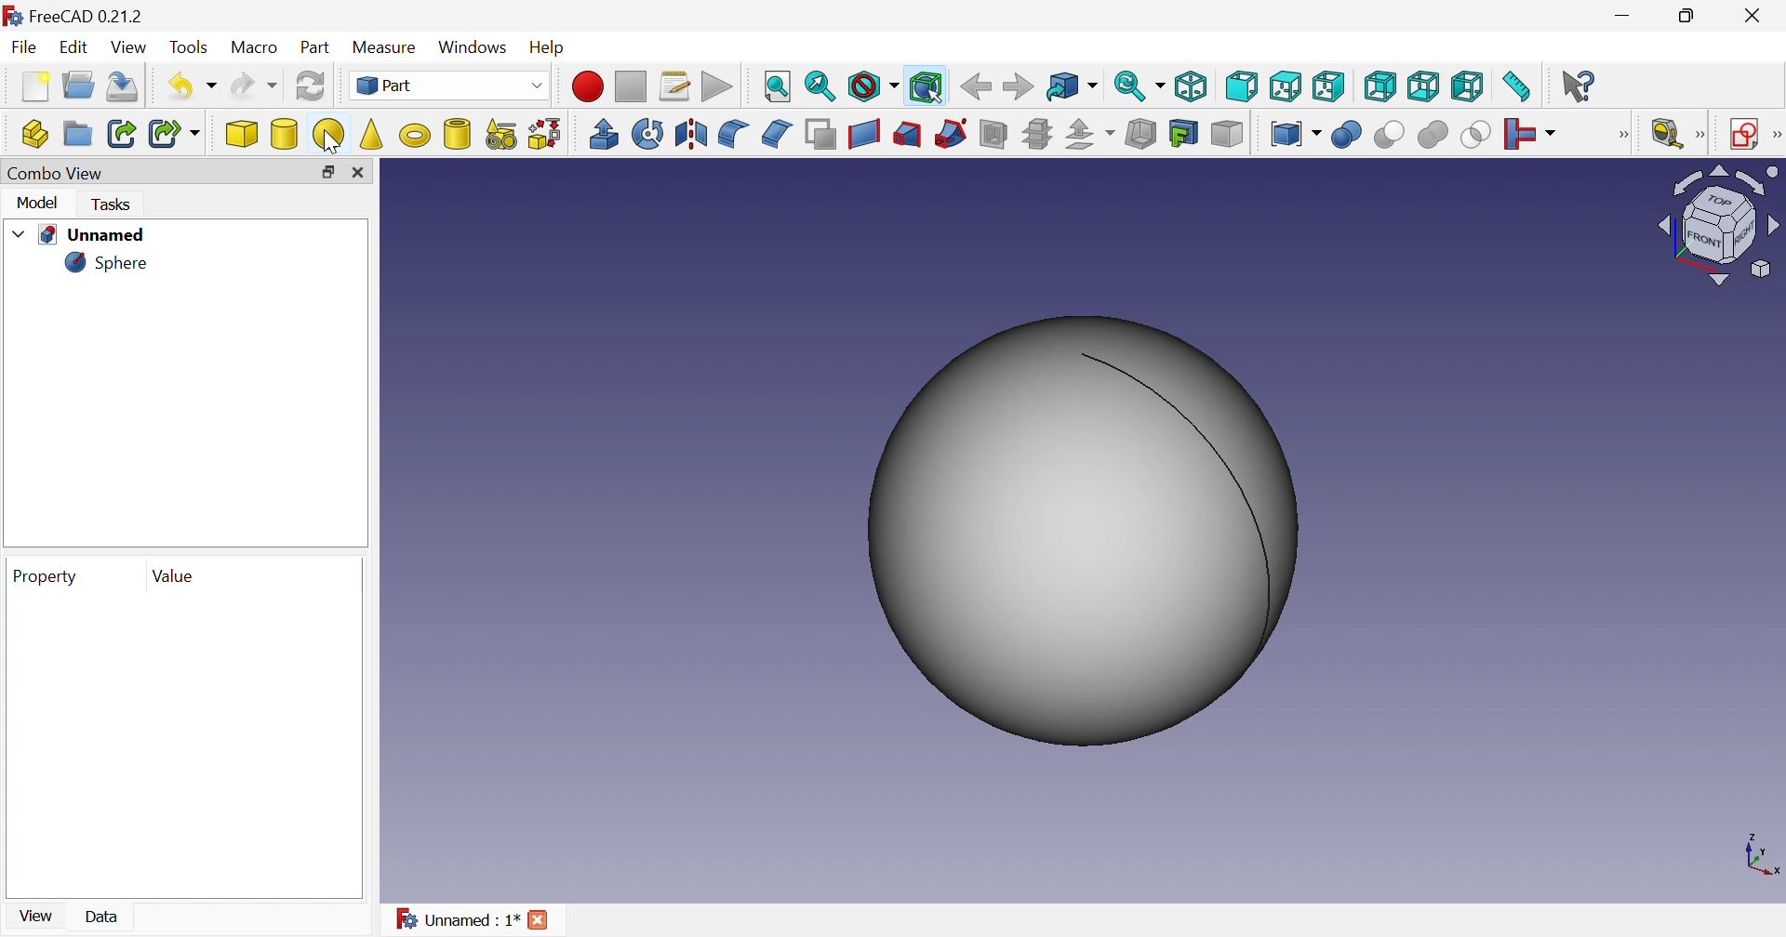  I want to click on Value, so click(171, 574).